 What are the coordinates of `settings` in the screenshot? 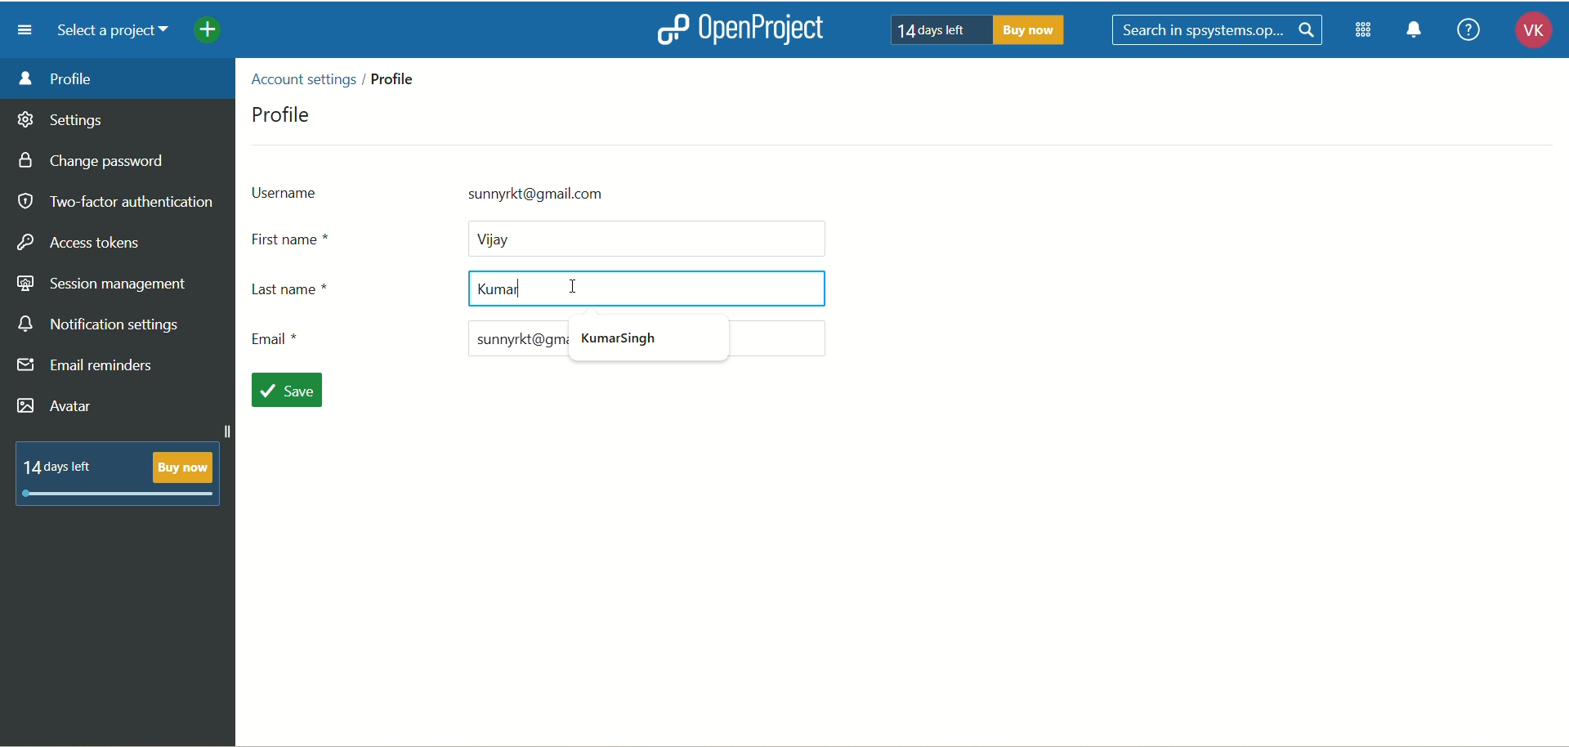 It's located at (61, 123).